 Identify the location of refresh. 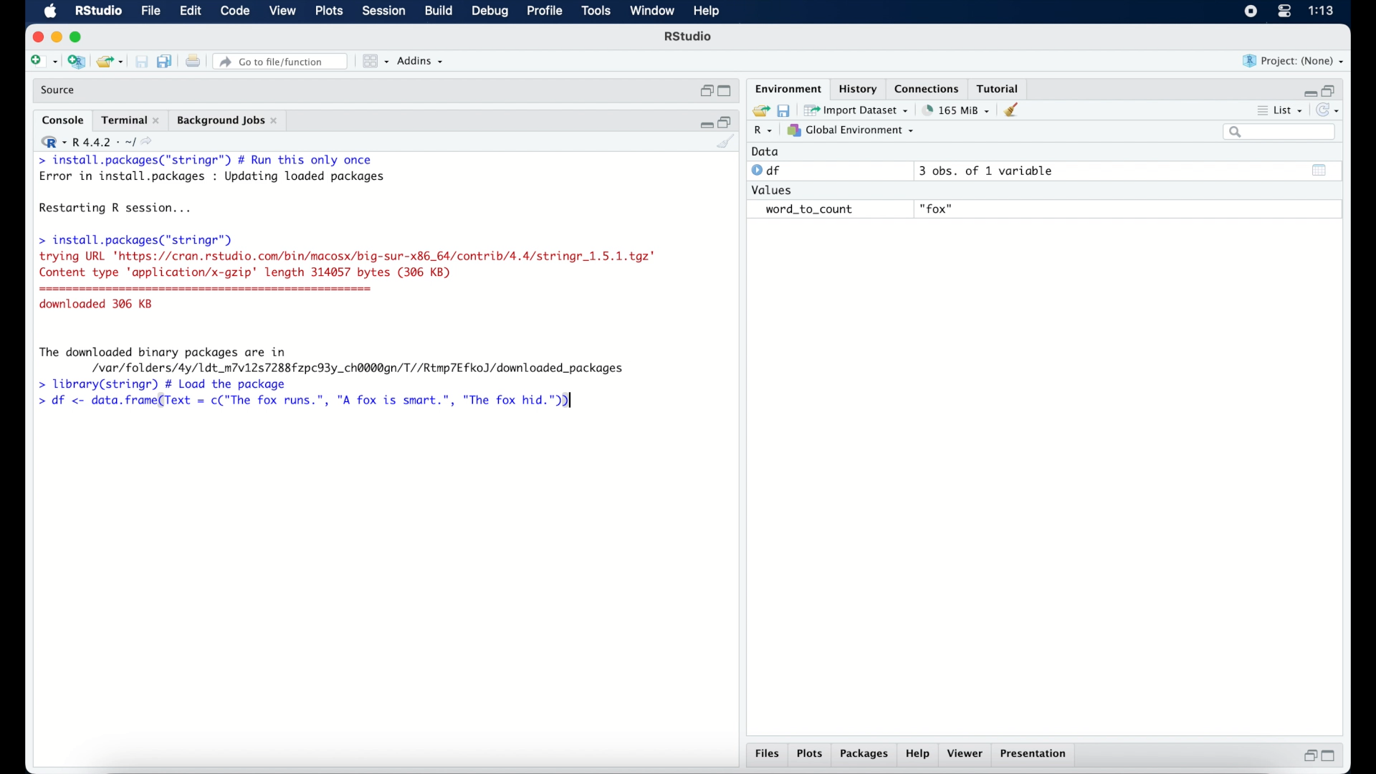
(1329, 110).